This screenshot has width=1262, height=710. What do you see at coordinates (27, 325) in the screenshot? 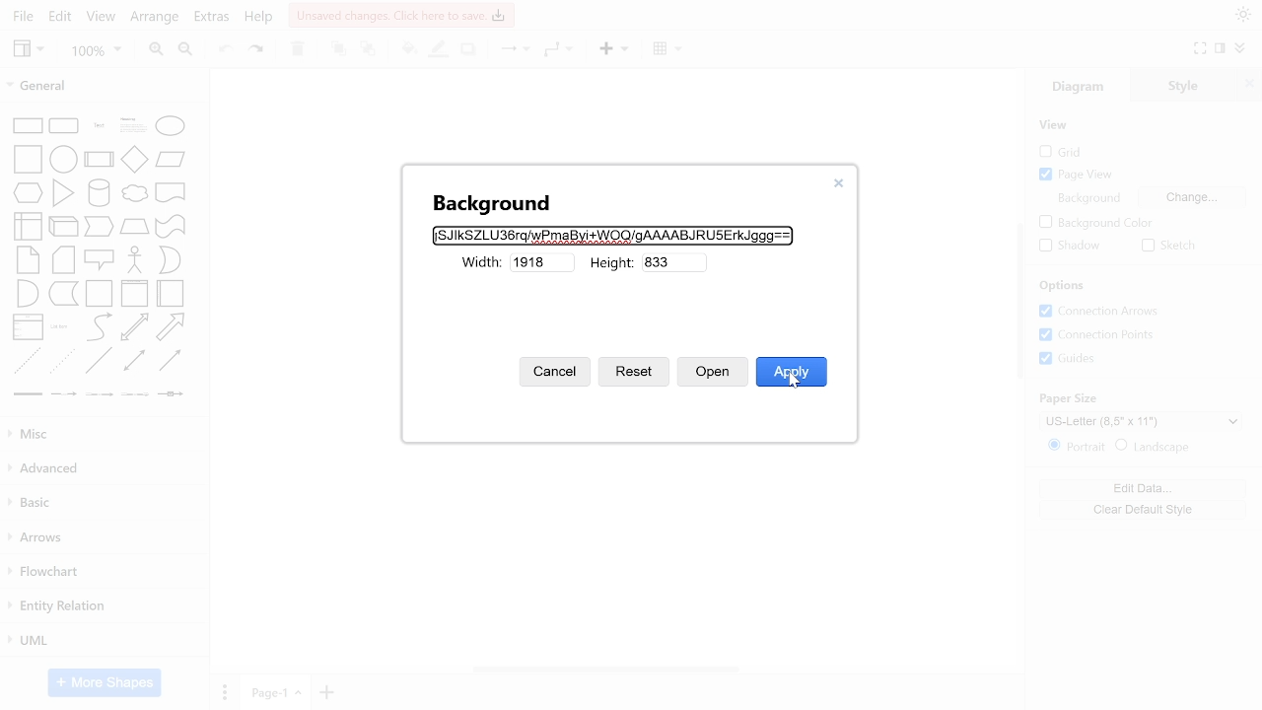
I see `general shapes` at bounding box center [27, 325].